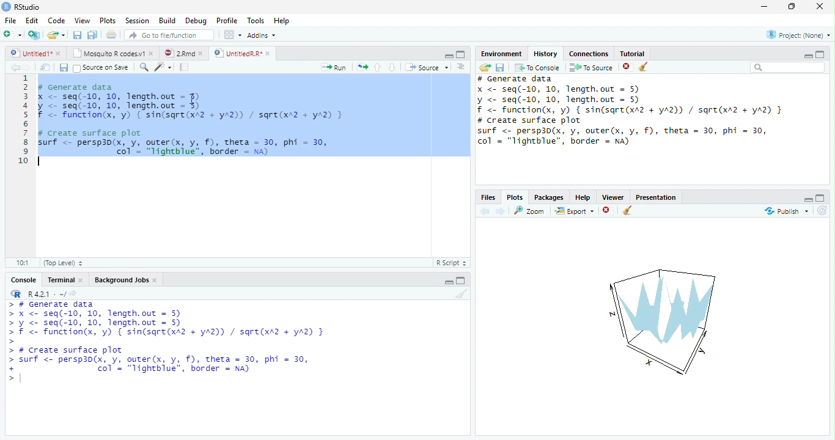 The height and width of the screenshot is (440, 835). I want to click on Refresh current plot, so click(823, 211).